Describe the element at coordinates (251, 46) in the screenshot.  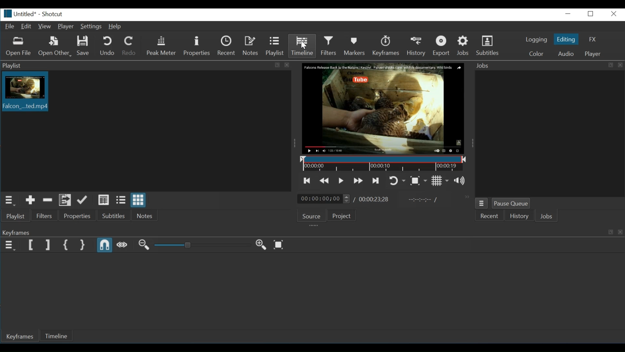
I see `Notes` at that location.